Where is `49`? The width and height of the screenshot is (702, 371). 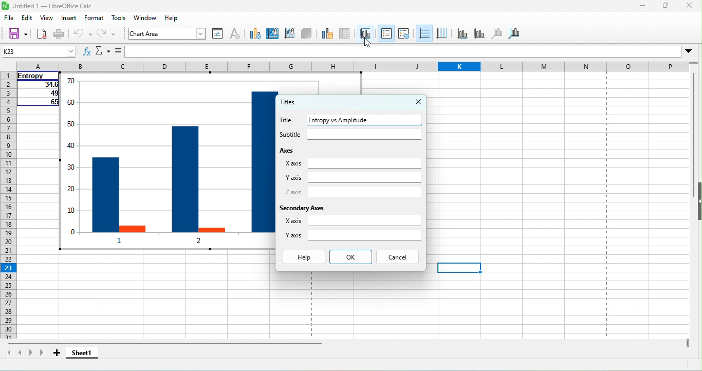 49 is located at coordinates (39, 94).